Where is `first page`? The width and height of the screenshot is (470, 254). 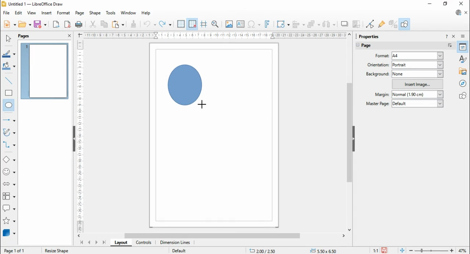
first page is located at coordinates (81, 243).